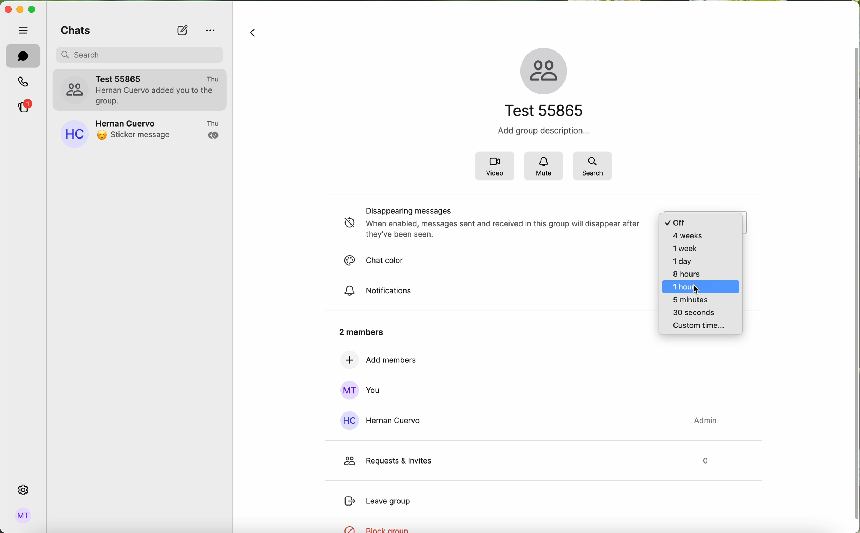  What do you see at coordinates (544, 130) in the screenshot?
I see `Add group description...` at bounding box center [544, 130].